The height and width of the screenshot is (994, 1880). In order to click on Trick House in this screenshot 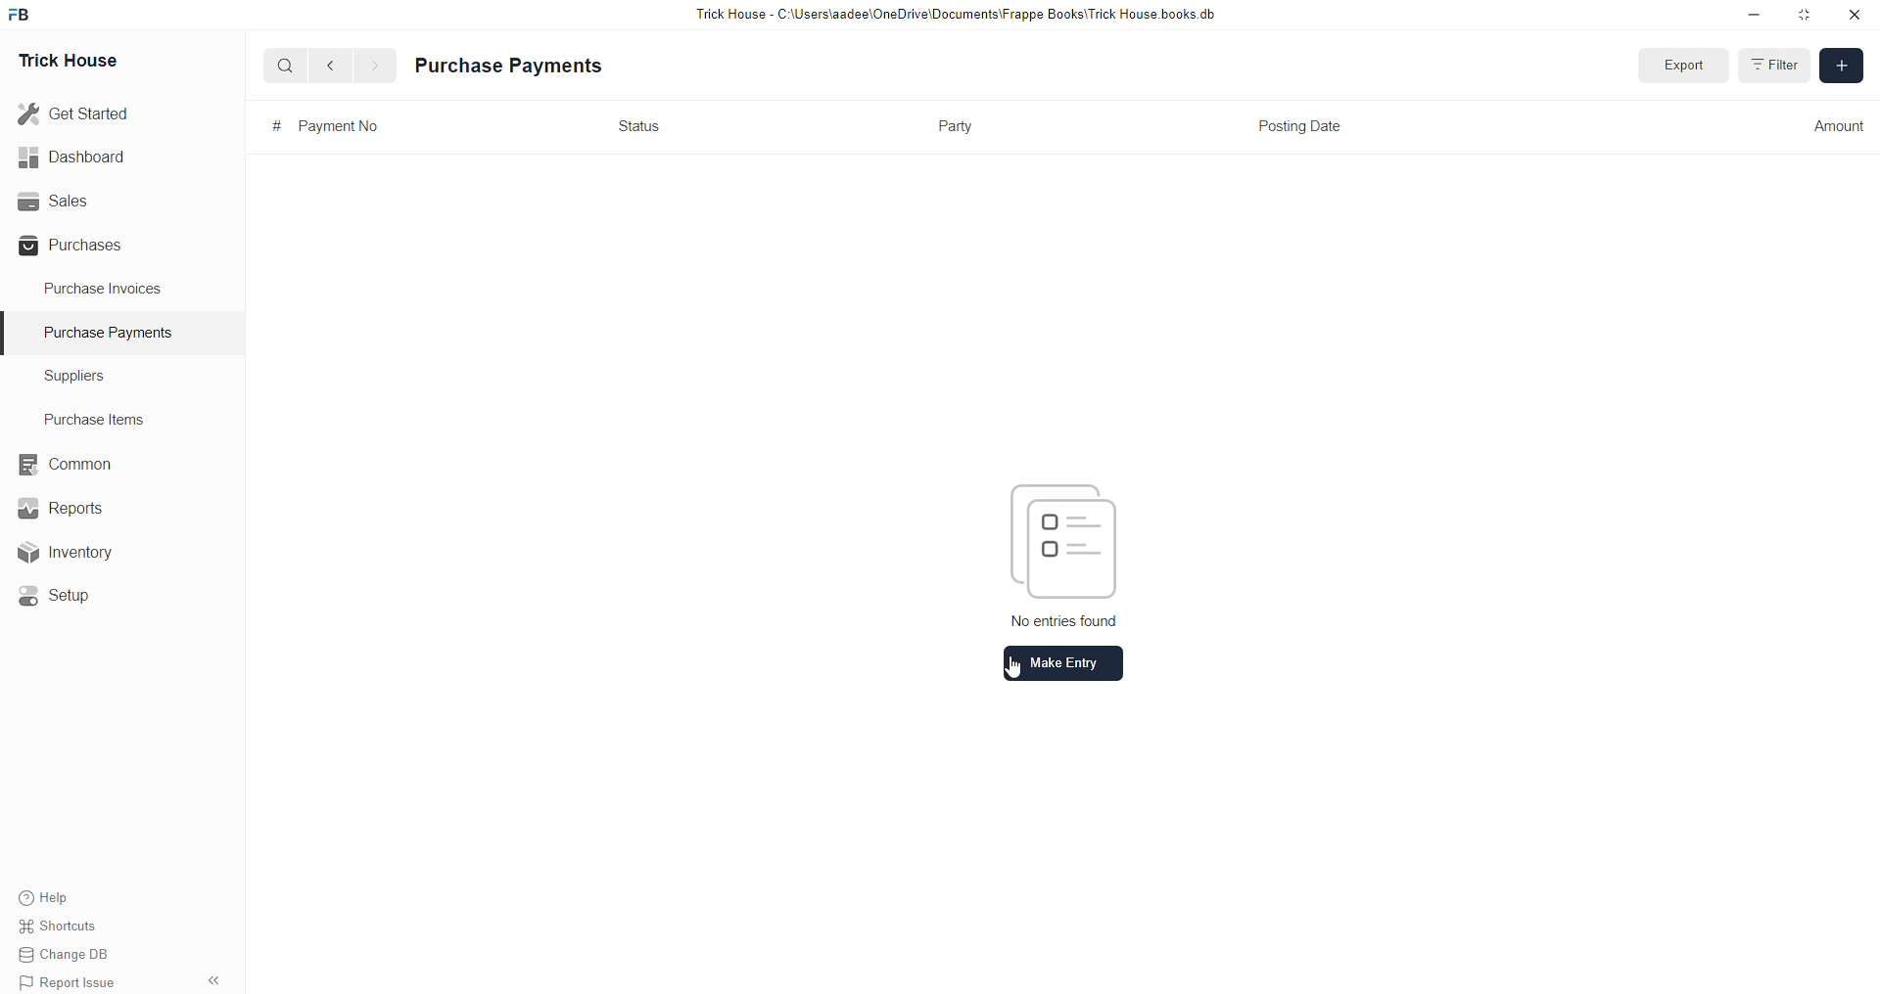, I will do `click(62, 59)`.